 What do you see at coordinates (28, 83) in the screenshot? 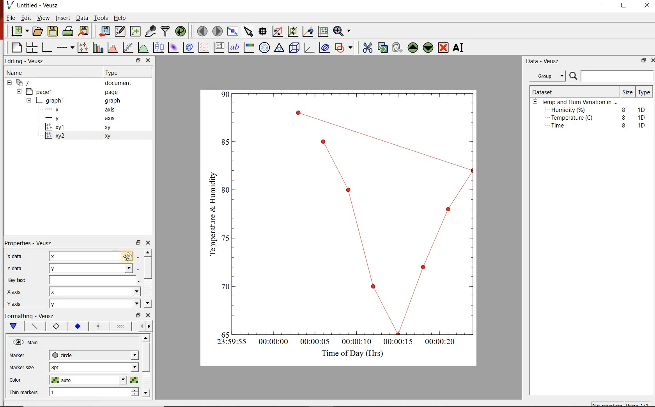
I see `document widget` at bounding box center [28, 83].